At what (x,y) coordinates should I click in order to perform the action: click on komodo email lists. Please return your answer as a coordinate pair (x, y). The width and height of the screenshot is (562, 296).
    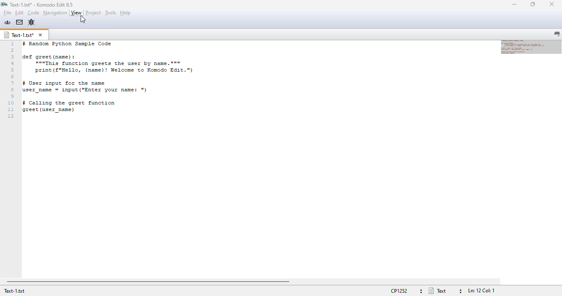
    Looking at the image, I should click on (19, 22).